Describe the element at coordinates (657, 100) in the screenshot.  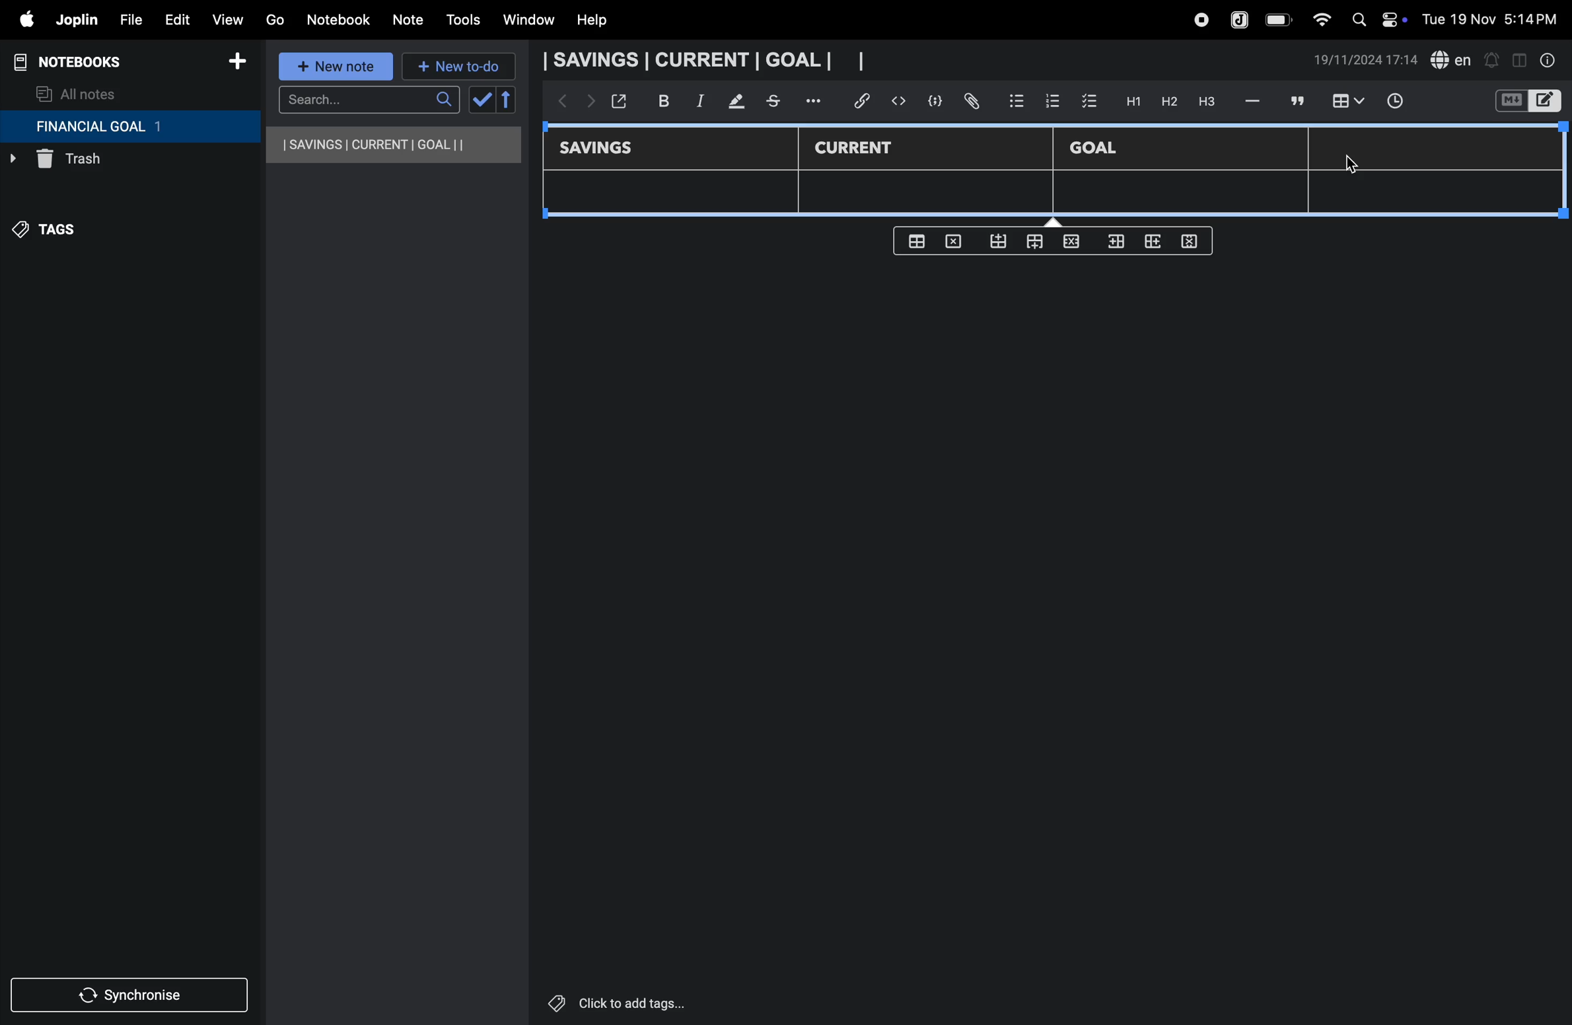
I see `bold` at that location.